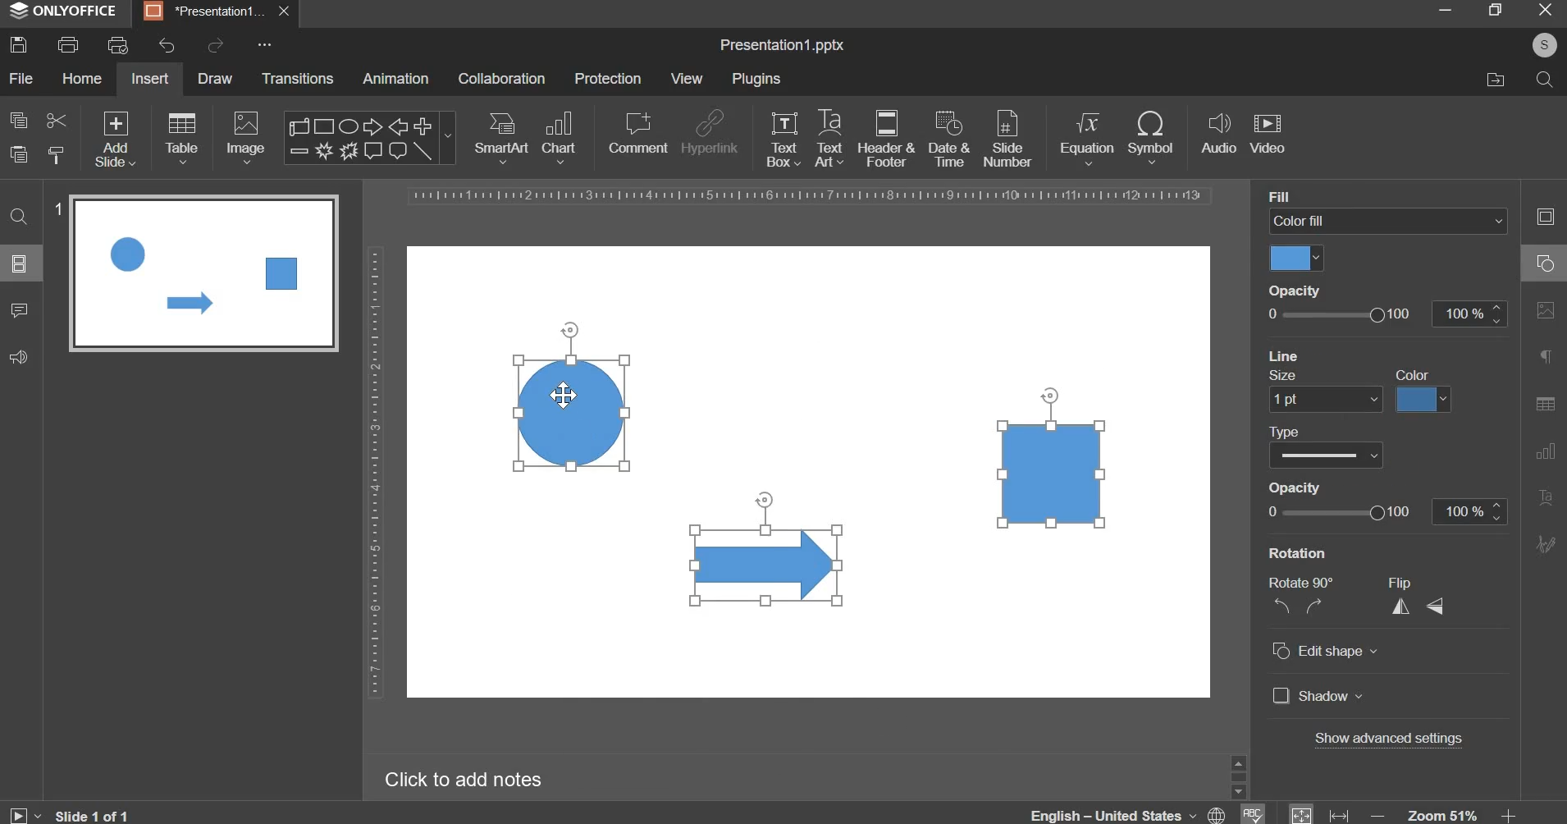 The image size is (1567, 824). What do you see at coordinates (1308, 552) in the screenshot?
I see `Rotation` at bounding box center [1308, 552].